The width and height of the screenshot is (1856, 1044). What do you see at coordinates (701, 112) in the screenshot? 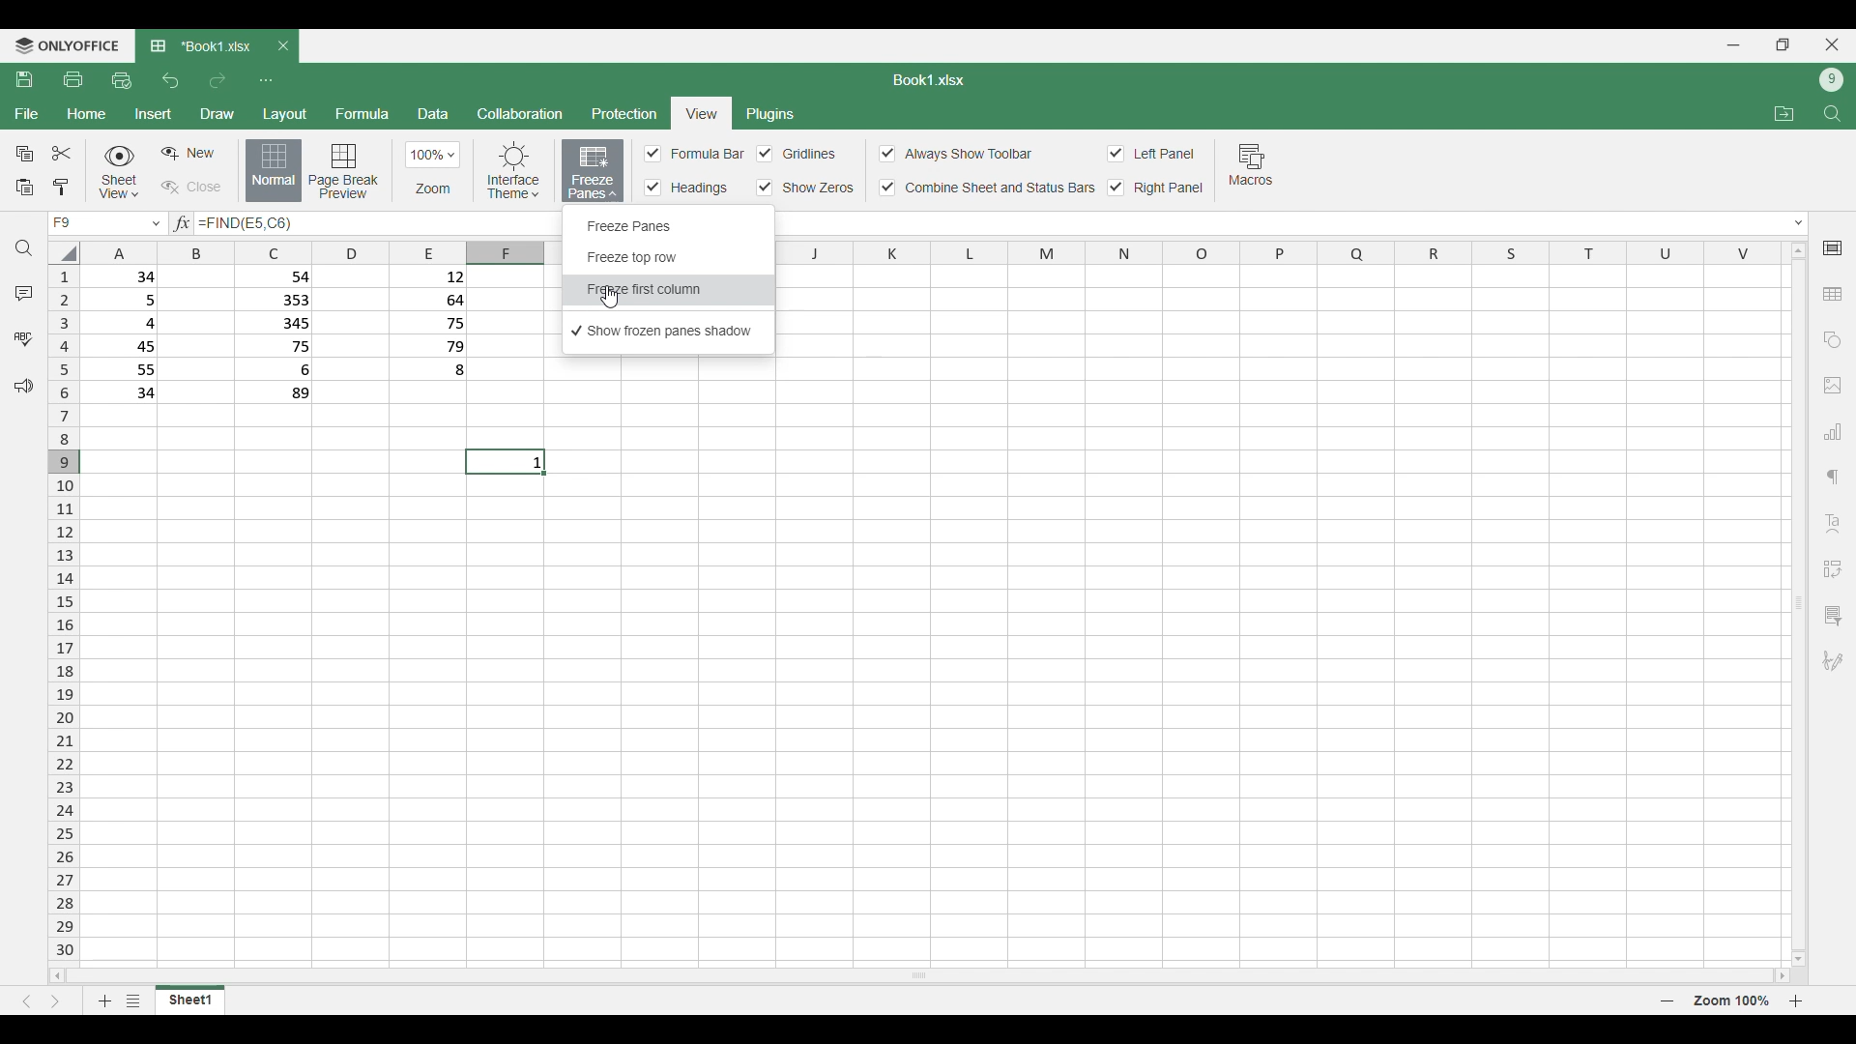
I see `Current selection: view menu` at bounding box center [701, 112].